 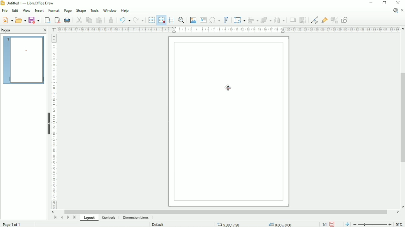 I want to click on Align objects, so click(x=253, y=20).